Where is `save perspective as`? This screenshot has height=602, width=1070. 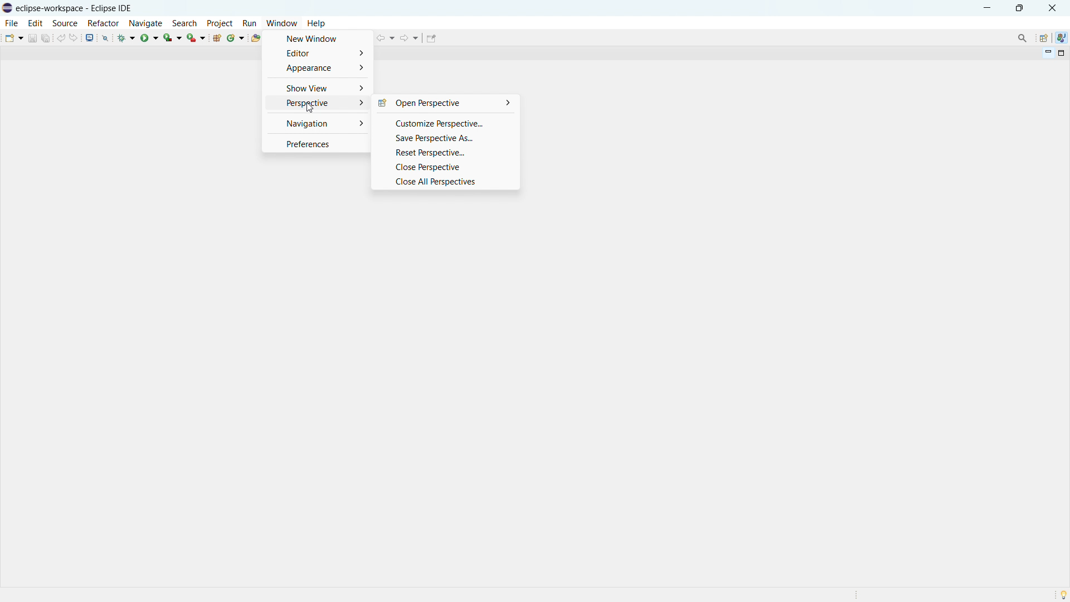
save perspective as is located at coordinates (444, 138).